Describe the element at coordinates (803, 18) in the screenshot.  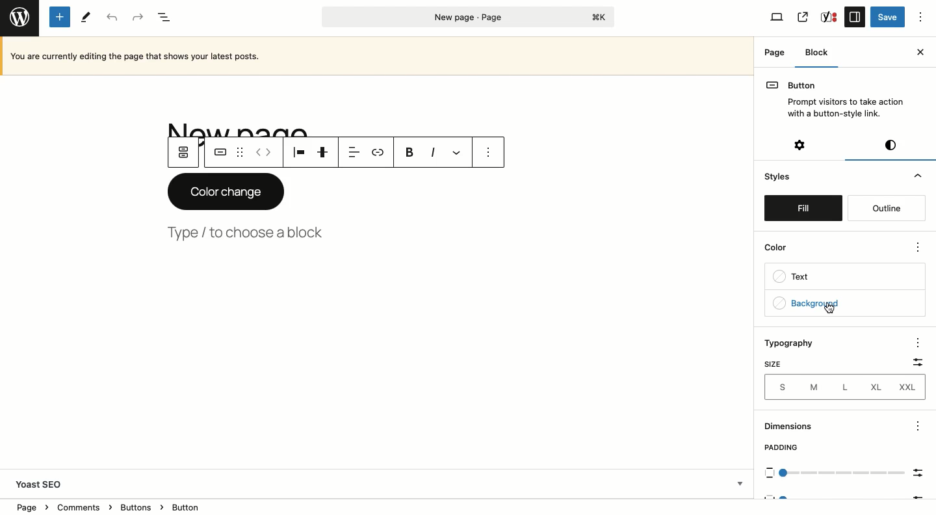
I see `View page` at that location.